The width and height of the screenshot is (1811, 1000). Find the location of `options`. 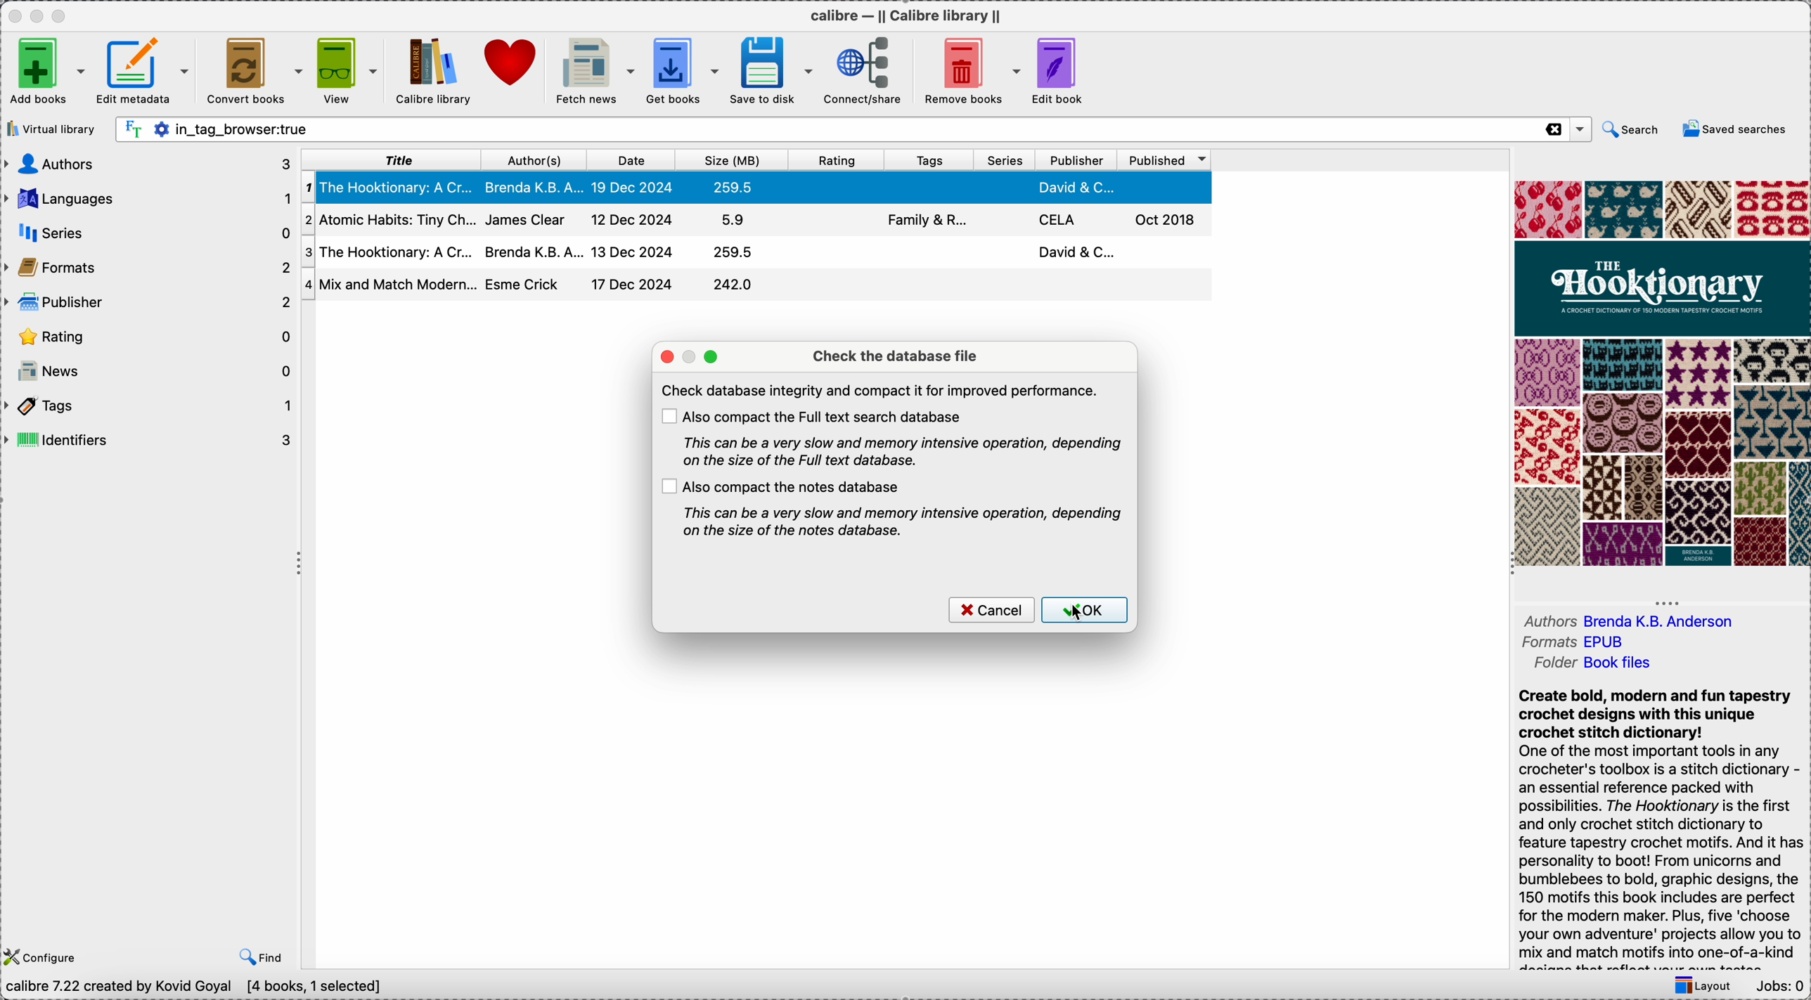

options is located at coordinates (1579, 130).